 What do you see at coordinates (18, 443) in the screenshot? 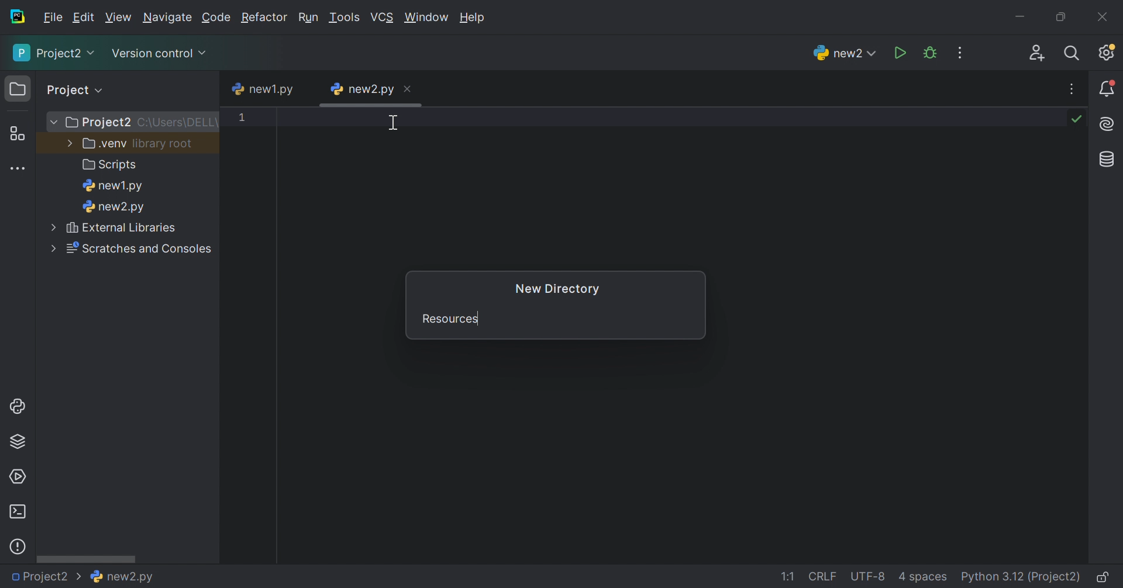
I see `Python Packages` at bounding box center [18, 443].